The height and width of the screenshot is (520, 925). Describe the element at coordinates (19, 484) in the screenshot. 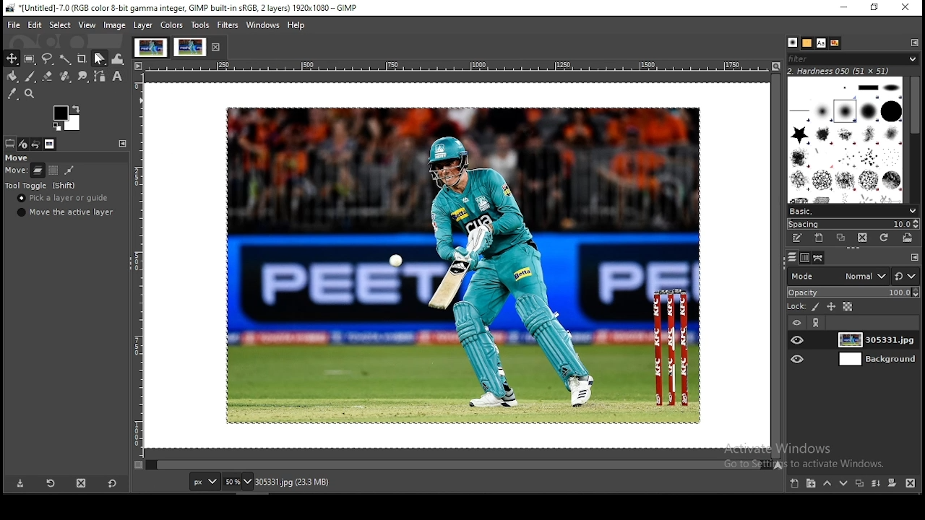

I see `save tool preset` at that location.